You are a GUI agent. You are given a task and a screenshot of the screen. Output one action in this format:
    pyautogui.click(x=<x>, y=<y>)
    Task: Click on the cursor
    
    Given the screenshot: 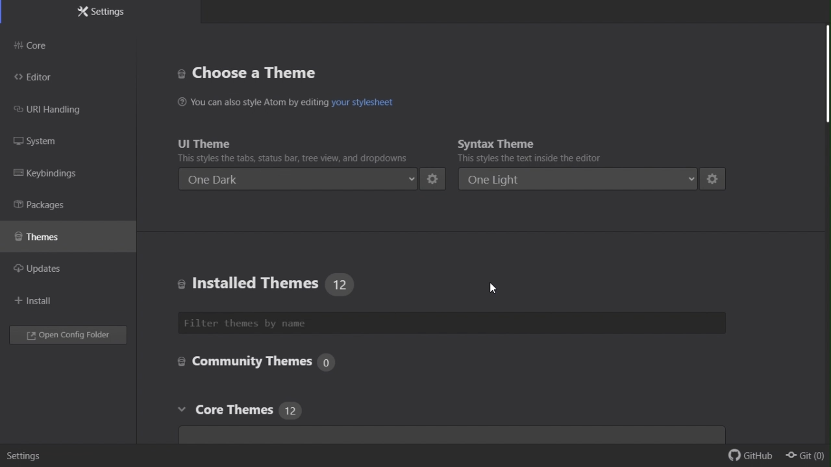 What is the action you would take?
    pyautogui.click(x=497, y=288)
    